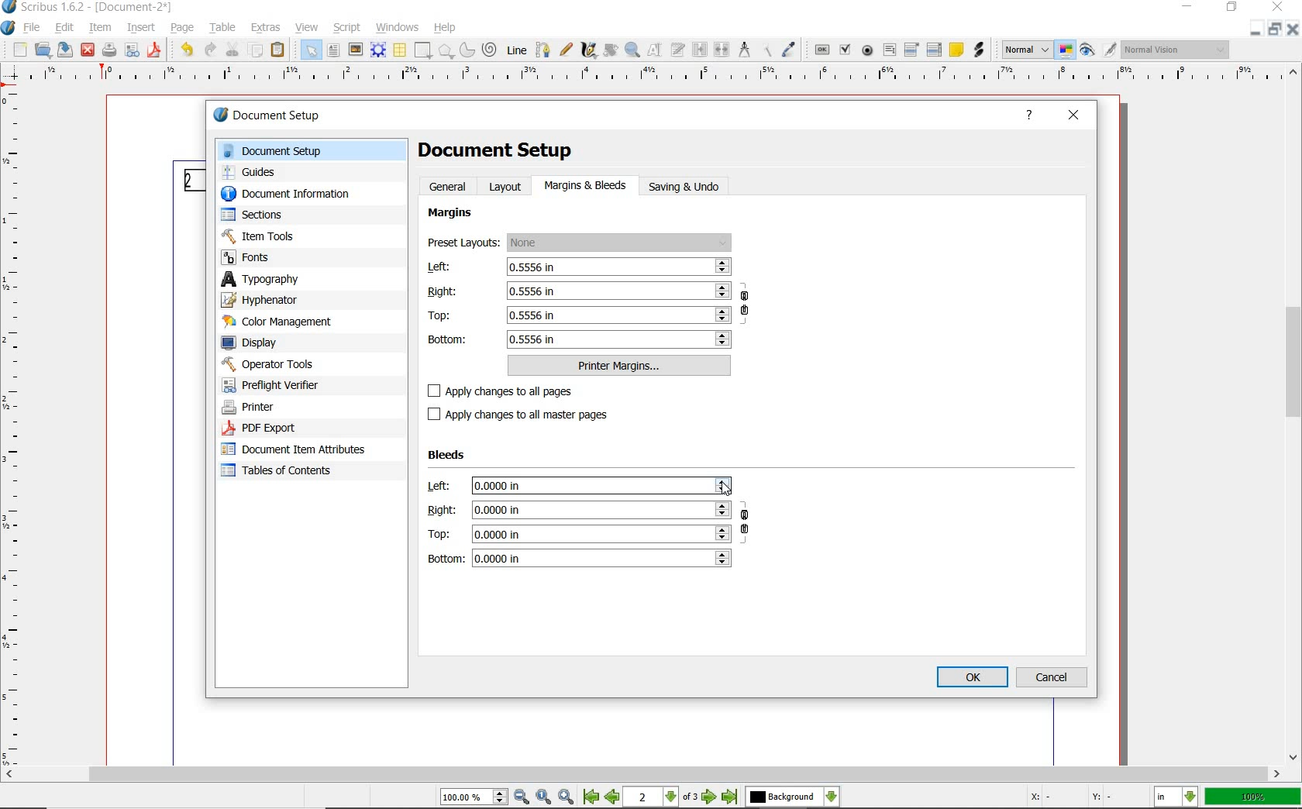 This screenshot has height=809, width=1302. I want to click on windows, so click(398, 26).